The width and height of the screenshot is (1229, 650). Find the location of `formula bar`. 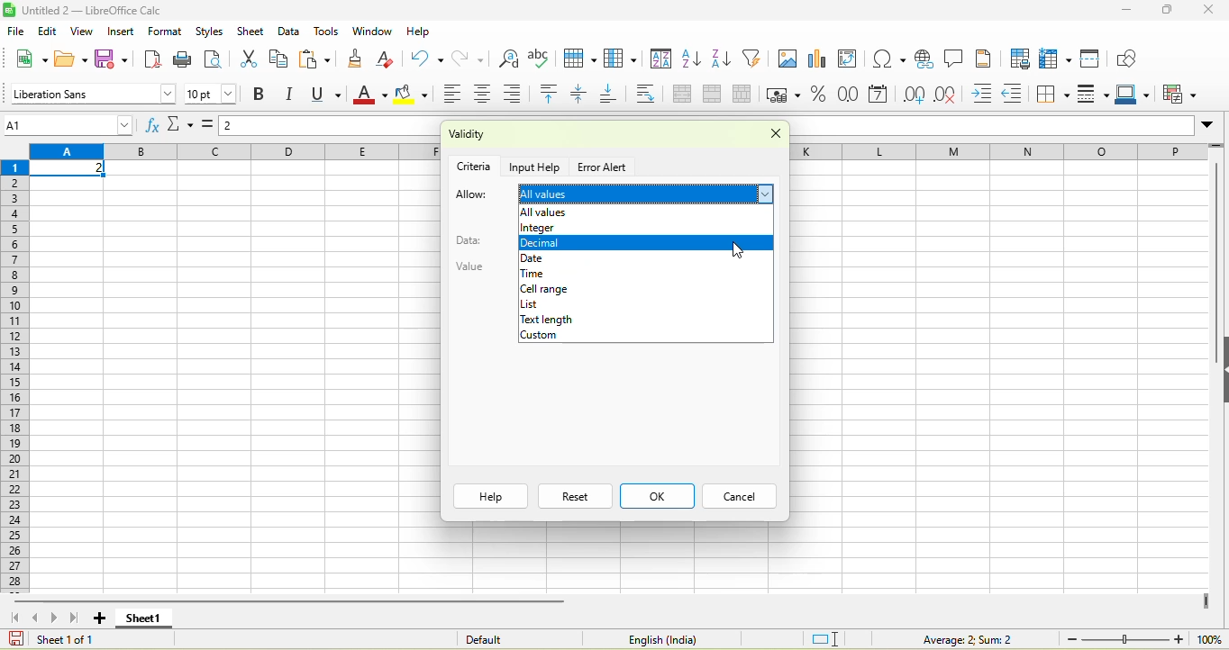

formula bar is located at coordinates (332, 128).